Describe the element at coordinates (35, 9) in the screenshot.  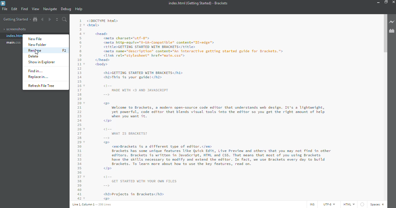
I see `view` at that location.